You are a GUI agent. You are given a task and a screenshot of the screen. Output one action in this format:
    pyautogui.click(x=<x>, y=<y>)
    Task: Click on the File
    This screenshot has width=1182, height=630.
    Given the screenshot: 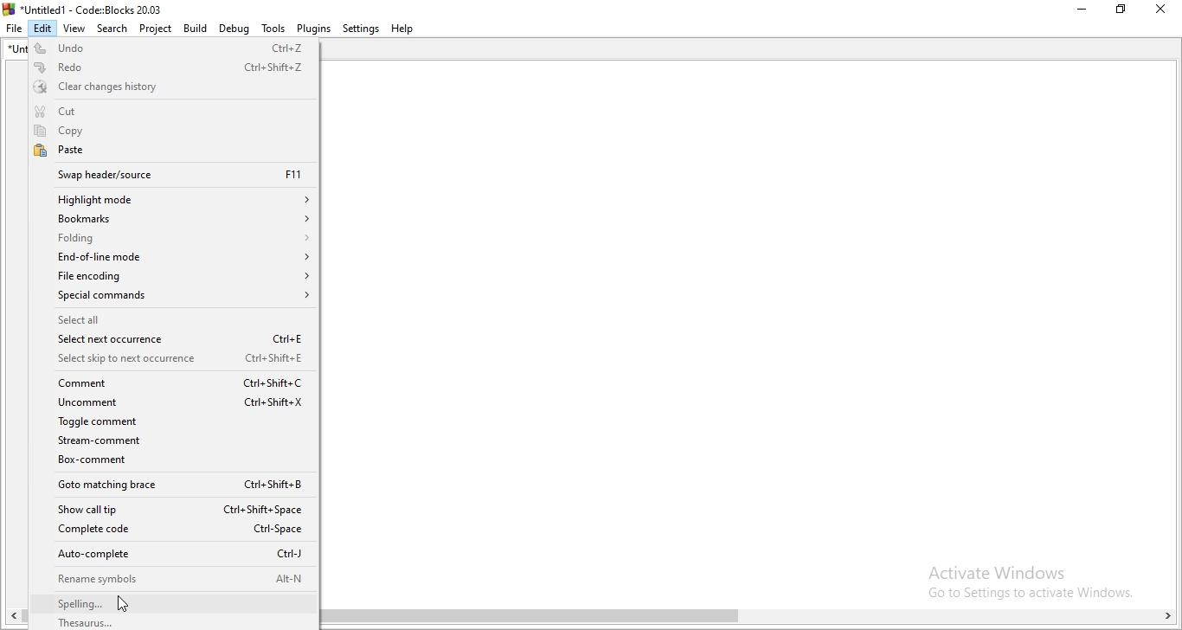 What is the action you would take?
    pyautogui.click(x=13, y=28)
    